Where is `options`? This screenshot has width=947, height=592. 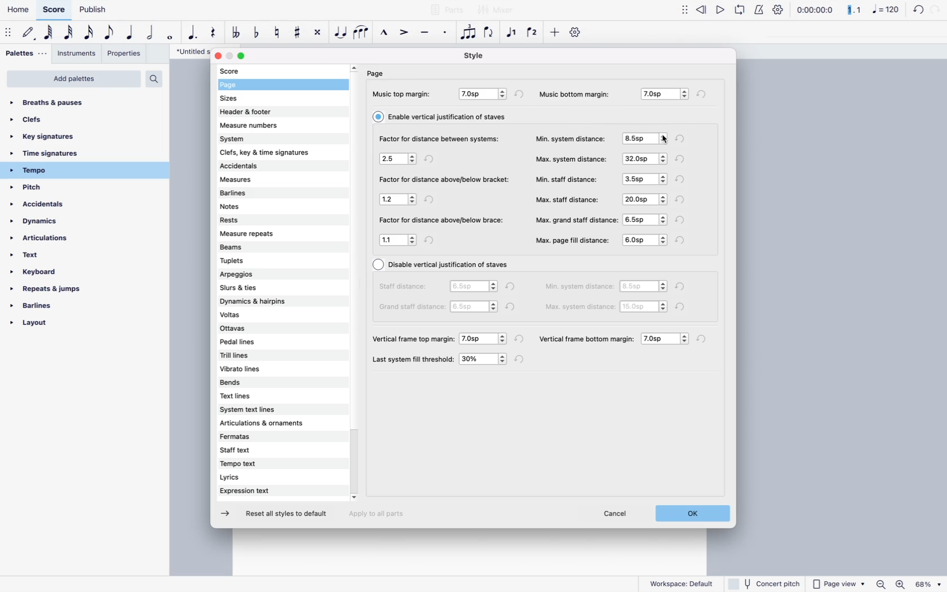 options is located at coordinates (475, 307).